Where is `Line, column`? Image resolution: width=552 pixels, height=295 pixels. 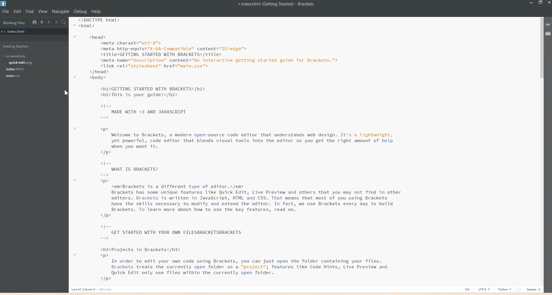
Line, column is located at coordinates (93, 290).